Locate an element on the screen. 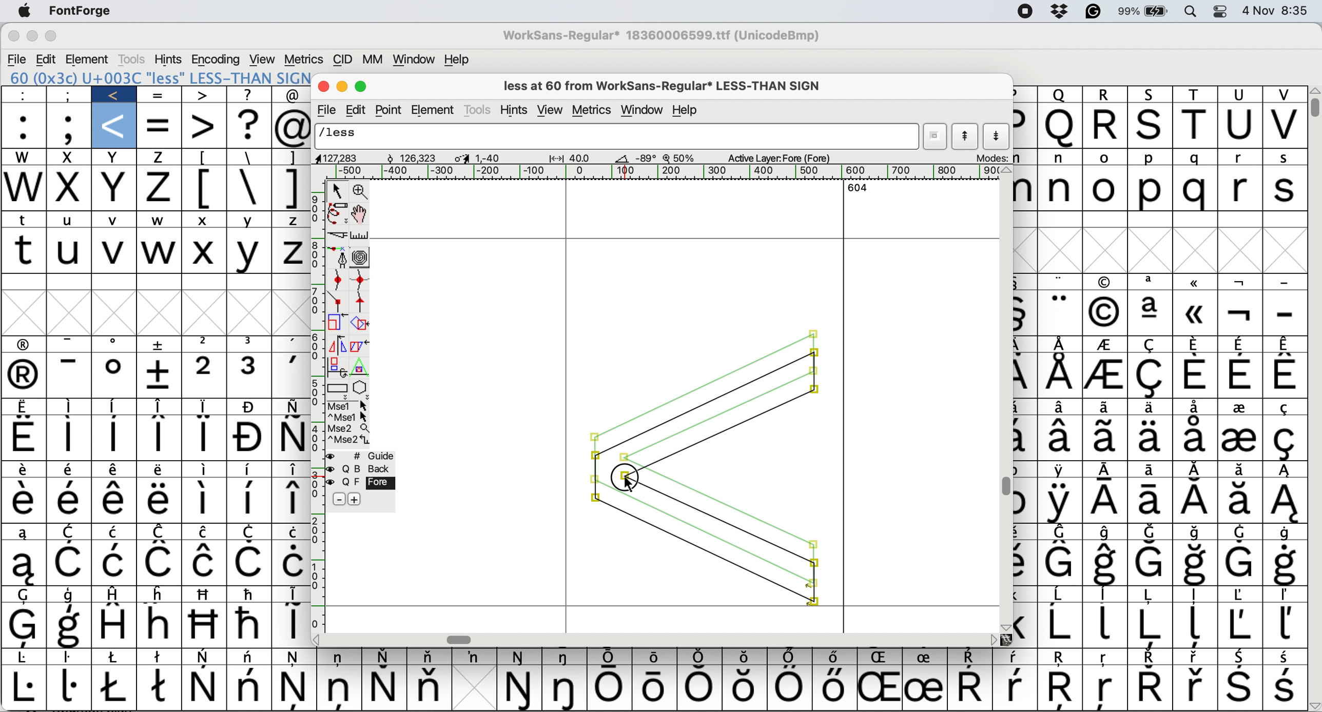 Image resolution: width=1322 pixels, height=712 pixels. view is located at coordinates (264, 58).